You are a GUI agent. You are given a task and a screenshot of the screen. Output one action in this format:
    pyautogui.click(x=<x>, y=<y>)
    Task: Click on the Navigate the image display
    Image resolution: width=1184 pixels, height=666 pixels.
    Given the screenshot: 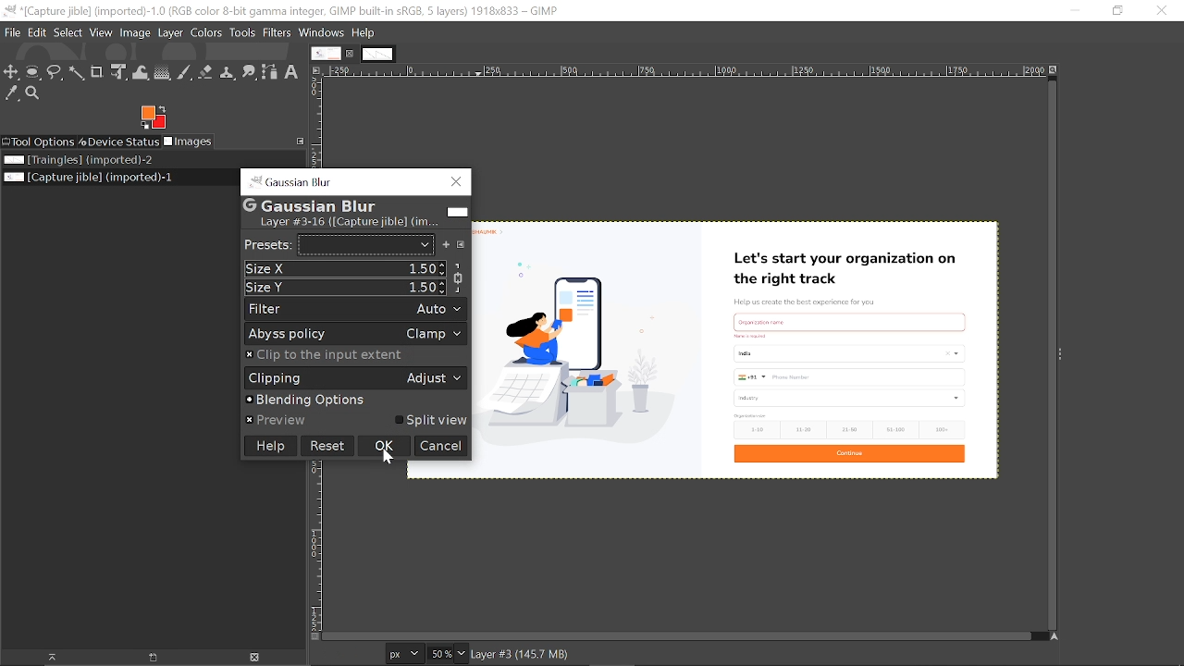 What is the action you would take?
    pyautogui.click(x=1054, y=639)
    